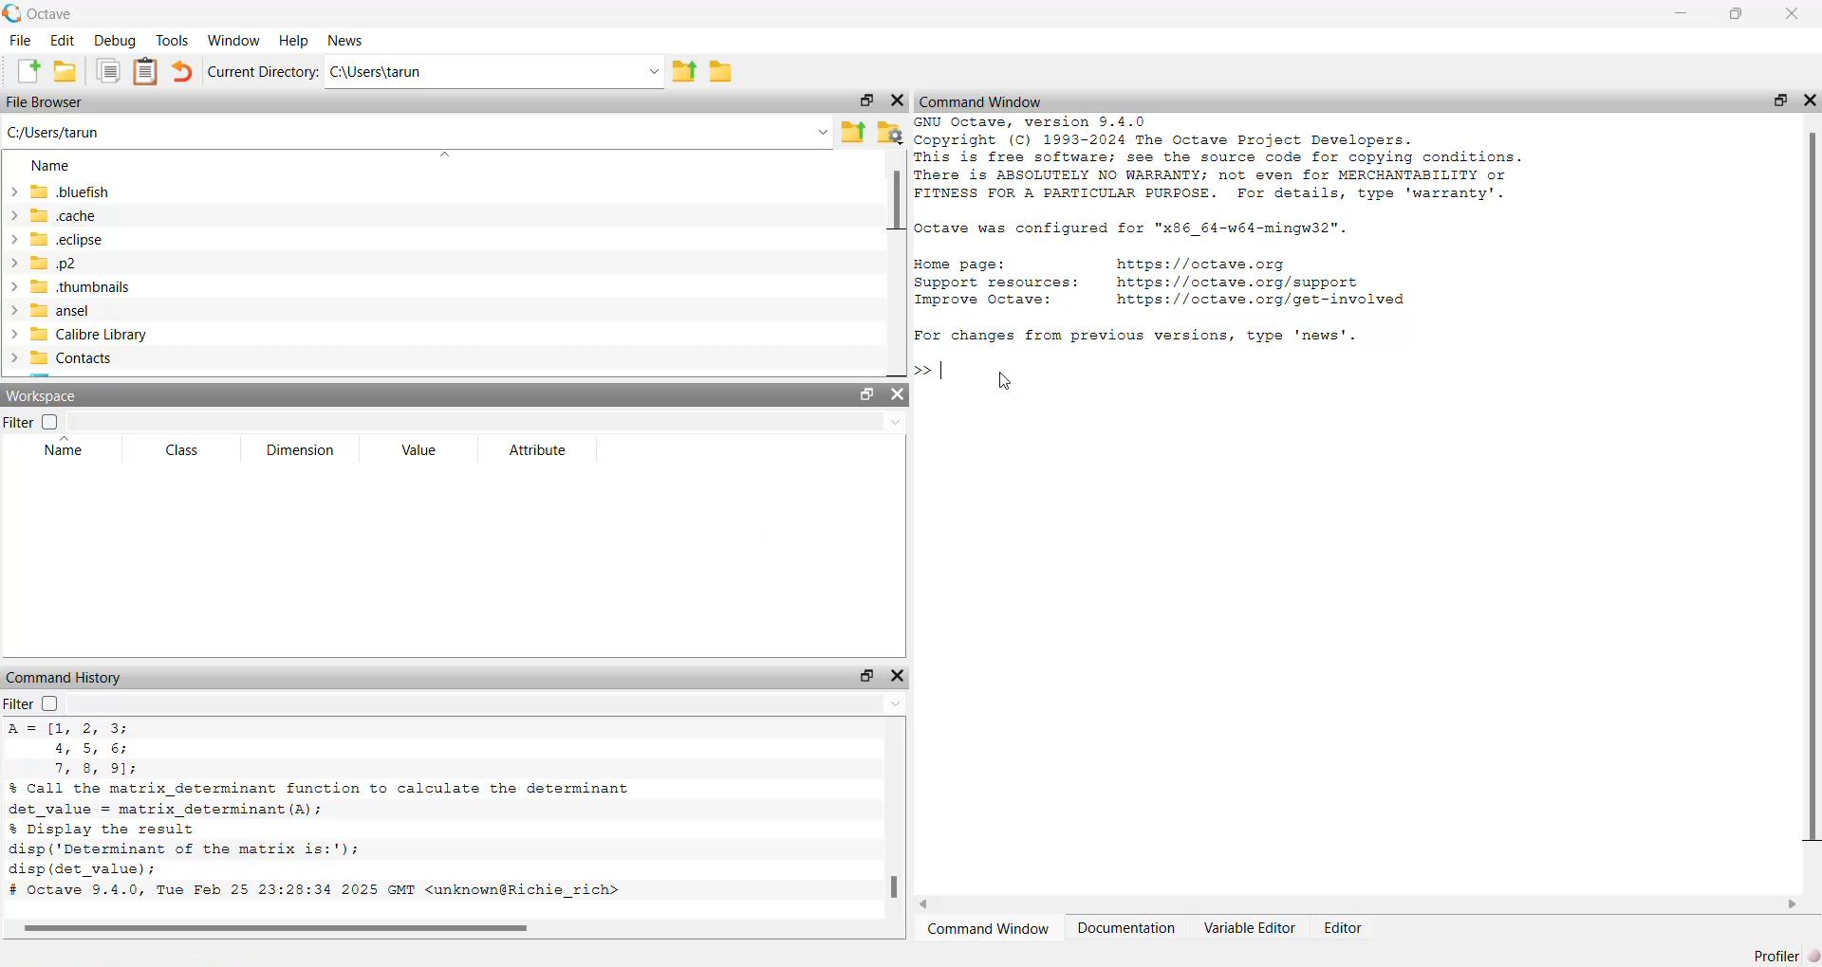 The height and width of the screenshot is (967, 1822). Describe the element at coordinates (868, 100) in the screenshot. I see `maximize` at that location.